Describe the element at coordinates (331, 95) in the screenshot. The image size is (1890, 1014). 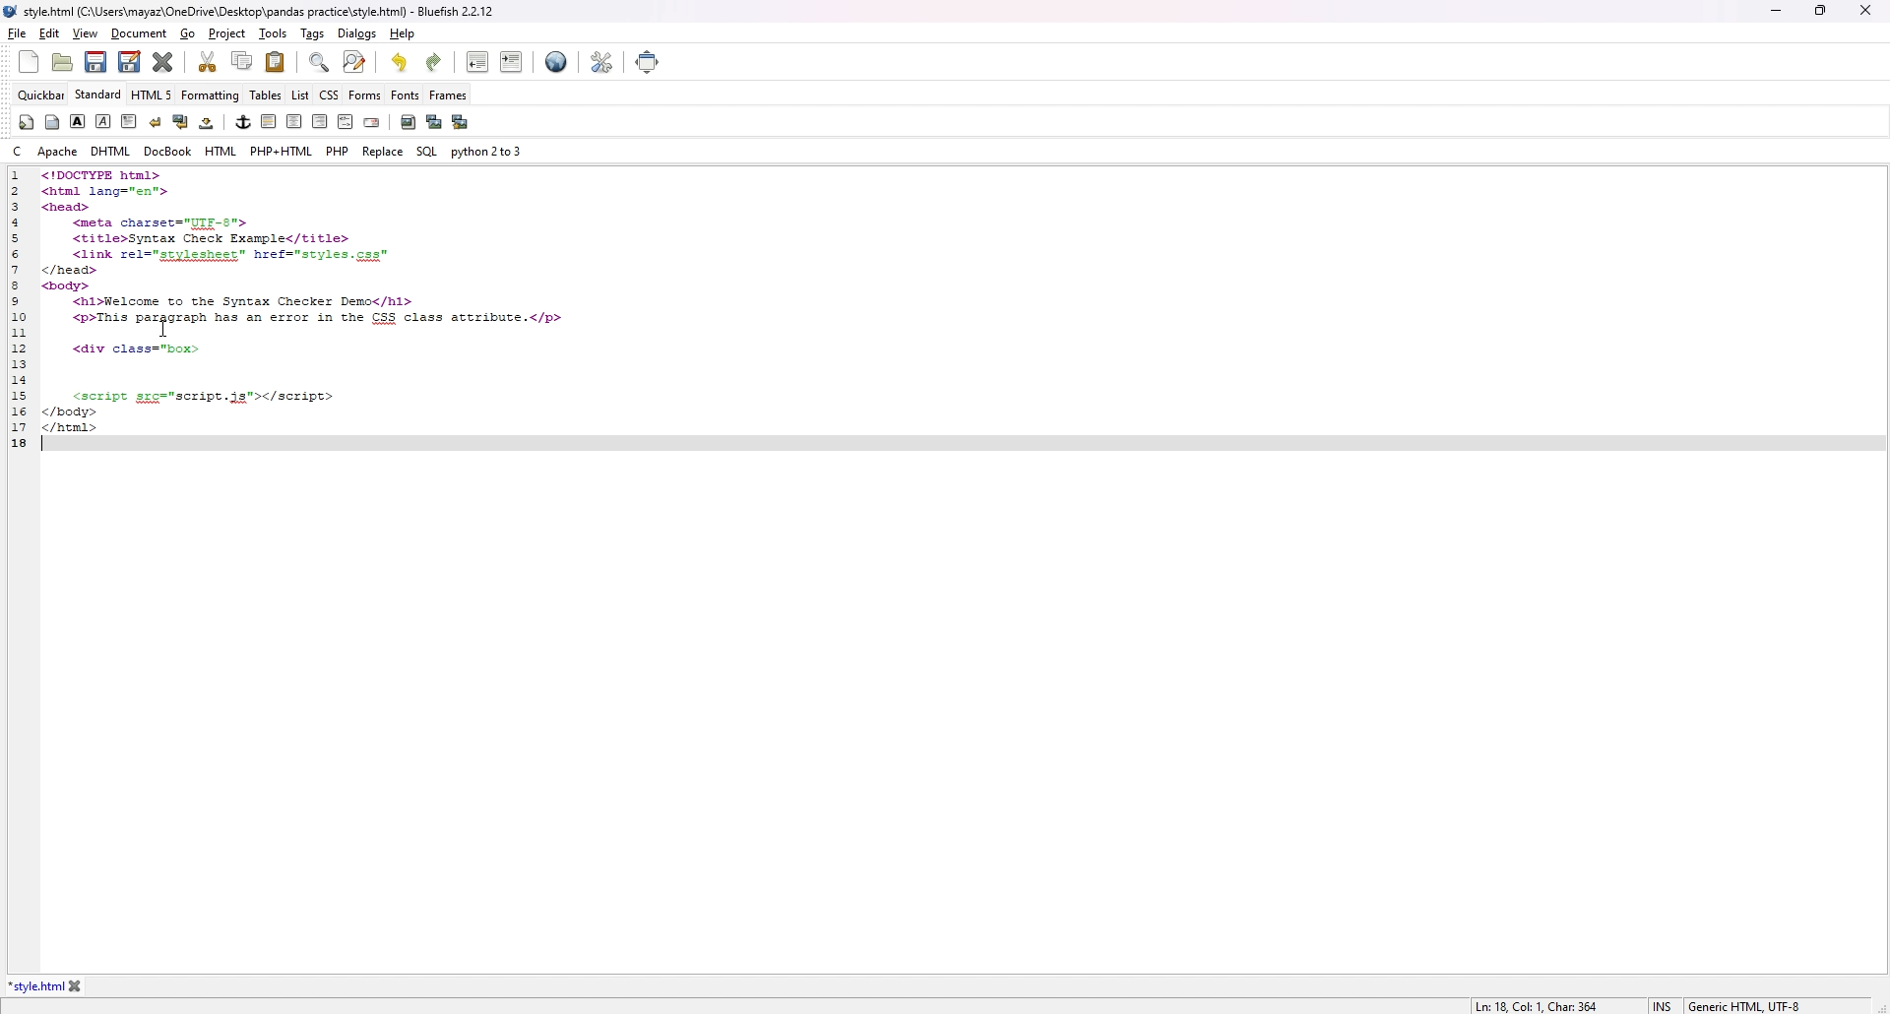
I see `css` at that location.